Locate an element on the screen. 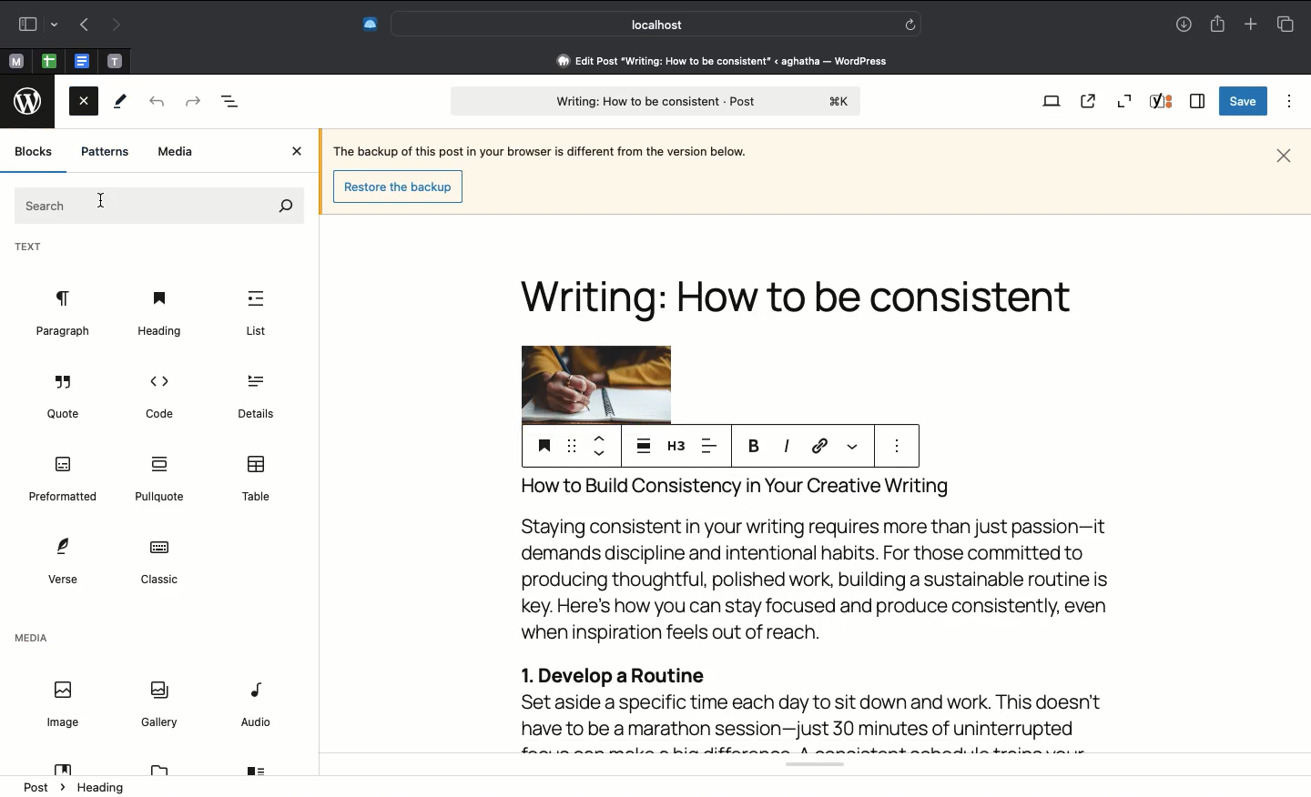  Audio is located at coordinates (258, 707).